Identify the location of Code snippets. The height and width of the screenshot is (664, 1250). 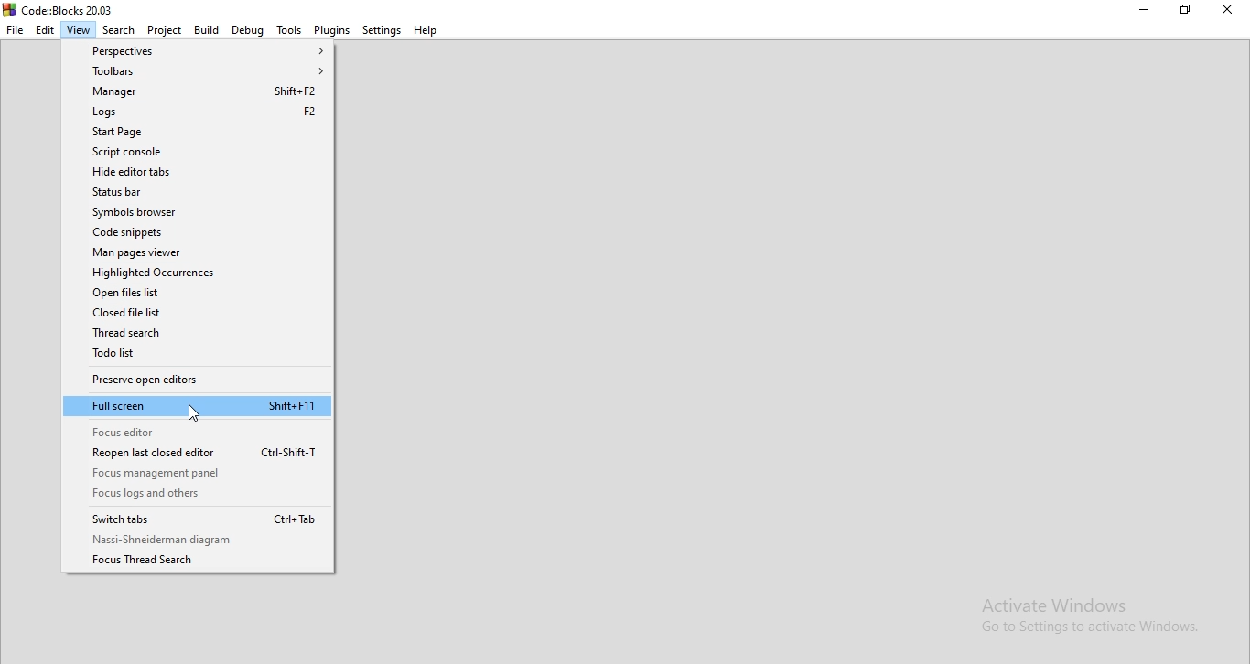
(195, 232).